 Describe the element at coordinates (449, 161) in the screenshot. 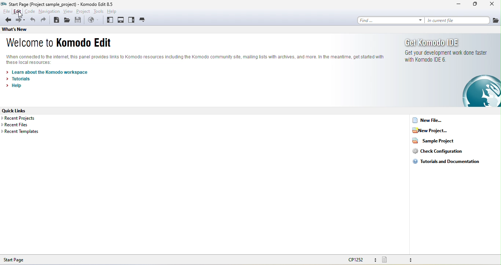

I see `tutorials and documentation` at that location.